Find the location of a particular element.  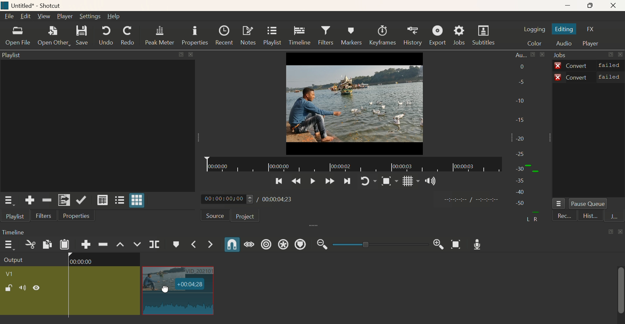

Append is located at coordinates (85, 244).